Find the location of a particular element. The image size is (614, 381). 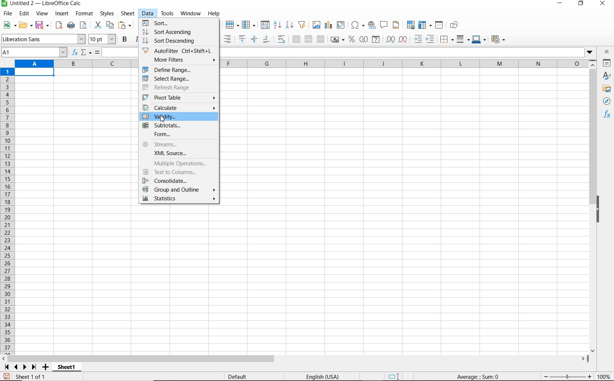

select range is located at coordinates (177, 80).